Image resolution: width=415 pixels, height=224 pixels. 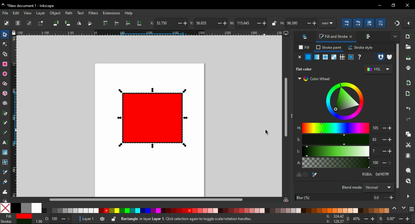 I want to click on open export, so click(x=408, y=94).